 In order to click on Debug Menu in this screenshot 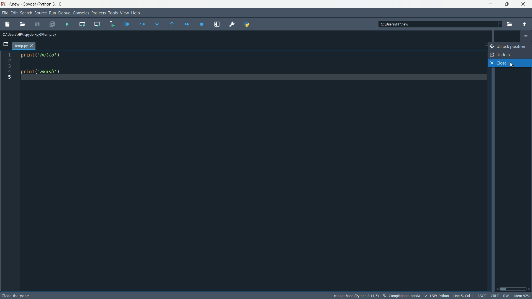, I will do `click(64, 13)`.